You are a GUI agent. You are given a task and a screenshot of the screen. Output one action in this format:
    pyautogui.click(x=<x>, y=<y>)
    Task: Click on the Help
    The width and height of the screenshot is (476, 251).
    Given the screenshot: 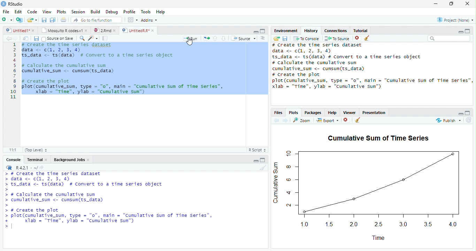 What is the action you would take?
    pyautogui.click(x=161, y=13)
    